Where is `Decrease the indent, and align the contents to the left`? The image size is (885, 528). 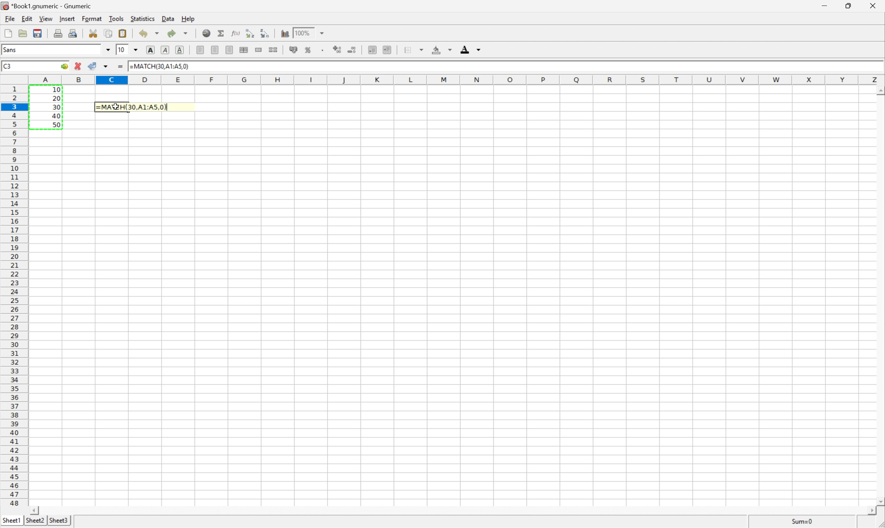 Decrease the indent, and align the contents to the left is located at coordinates (371, 48).